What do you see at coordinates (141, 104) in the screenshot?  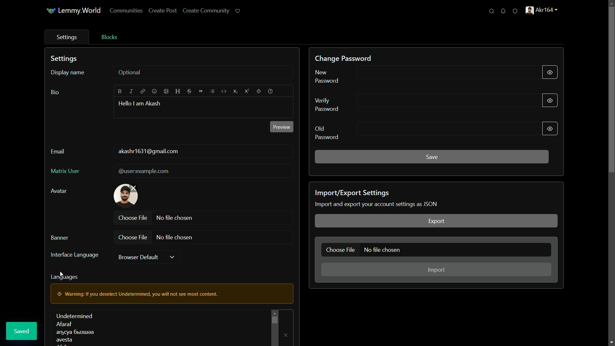 I see `hello i am akash` at bounding box center [141, 104].